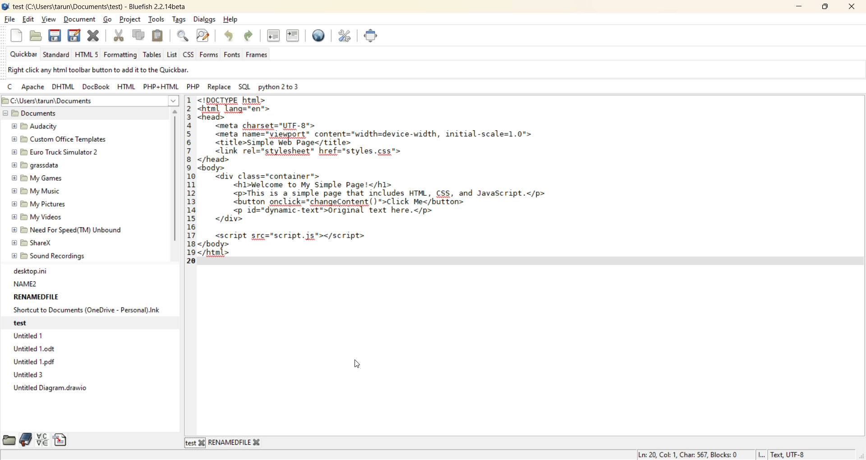 The width and height of the screenshot is (866, 460). Describe the element at coordinates (34, 124) in the screenshot. I see `Audacity` at that location.